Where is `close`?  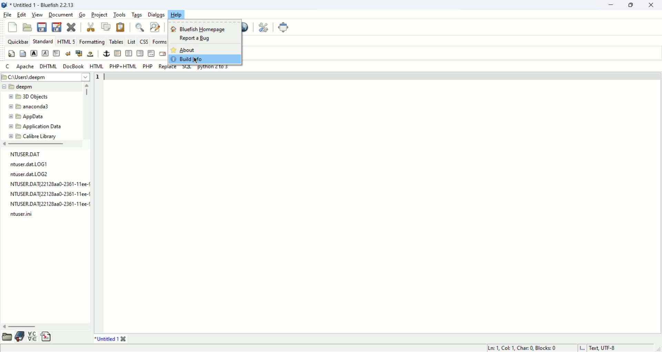 close is located at coordinates (653, 5).